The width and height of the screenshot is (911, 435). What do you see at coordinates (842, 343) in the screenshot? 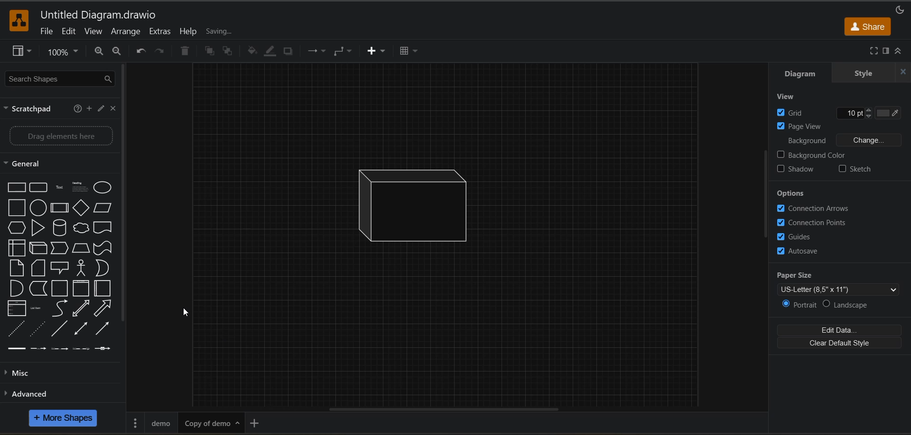
I see `clear default style` at bounding box center [842, 343].